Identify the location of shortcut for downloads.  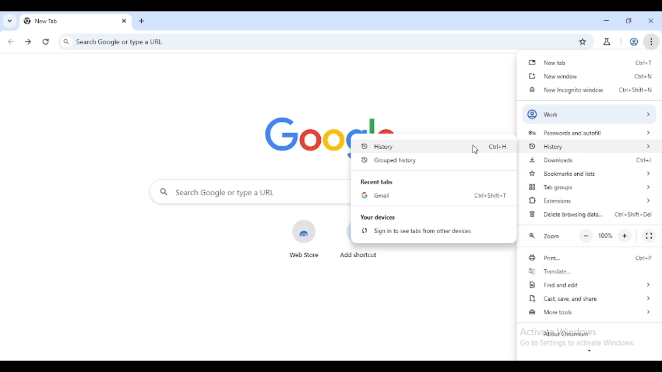
(644, 160).